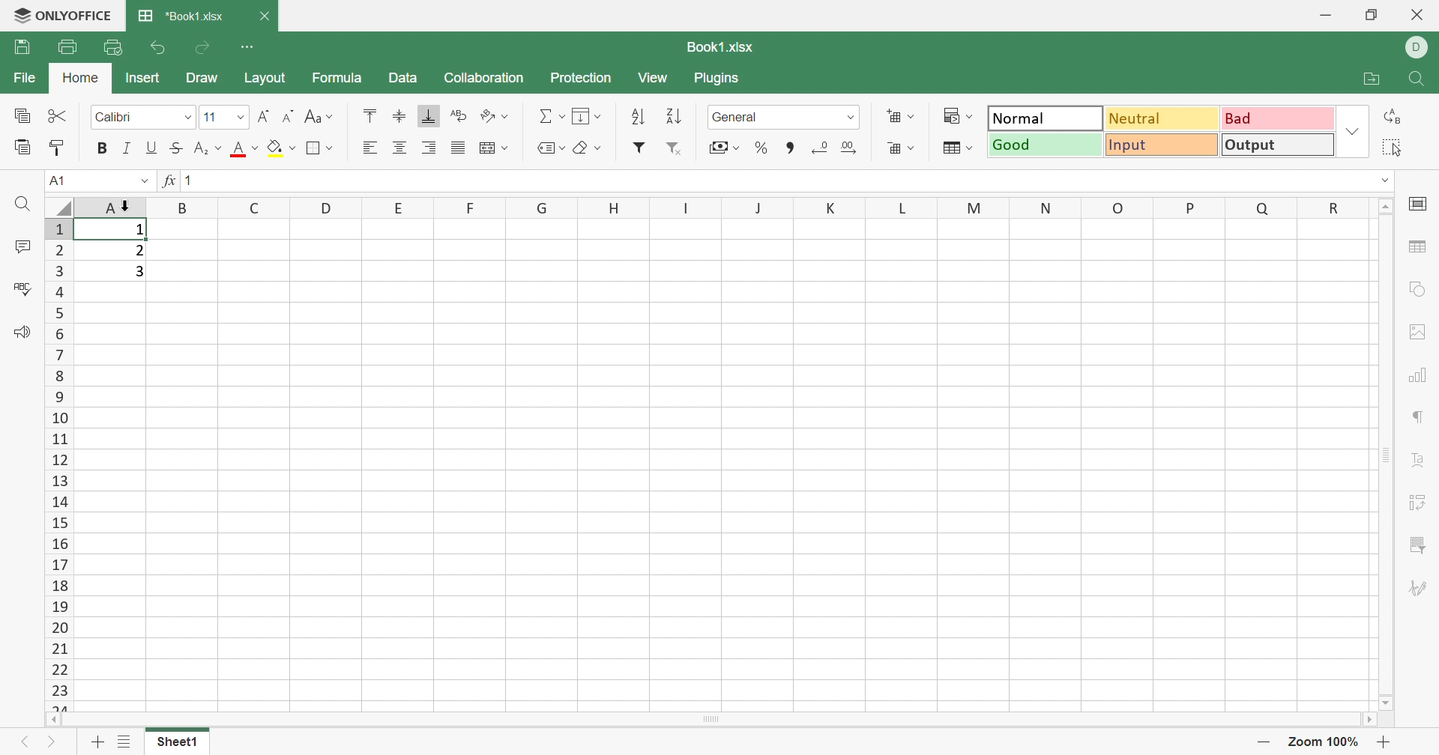 The width and height of the screenshot is (1439, 755). Describe the element at coordinates (1423, 203) in the screenshot. I see `Cell settings` at that location.